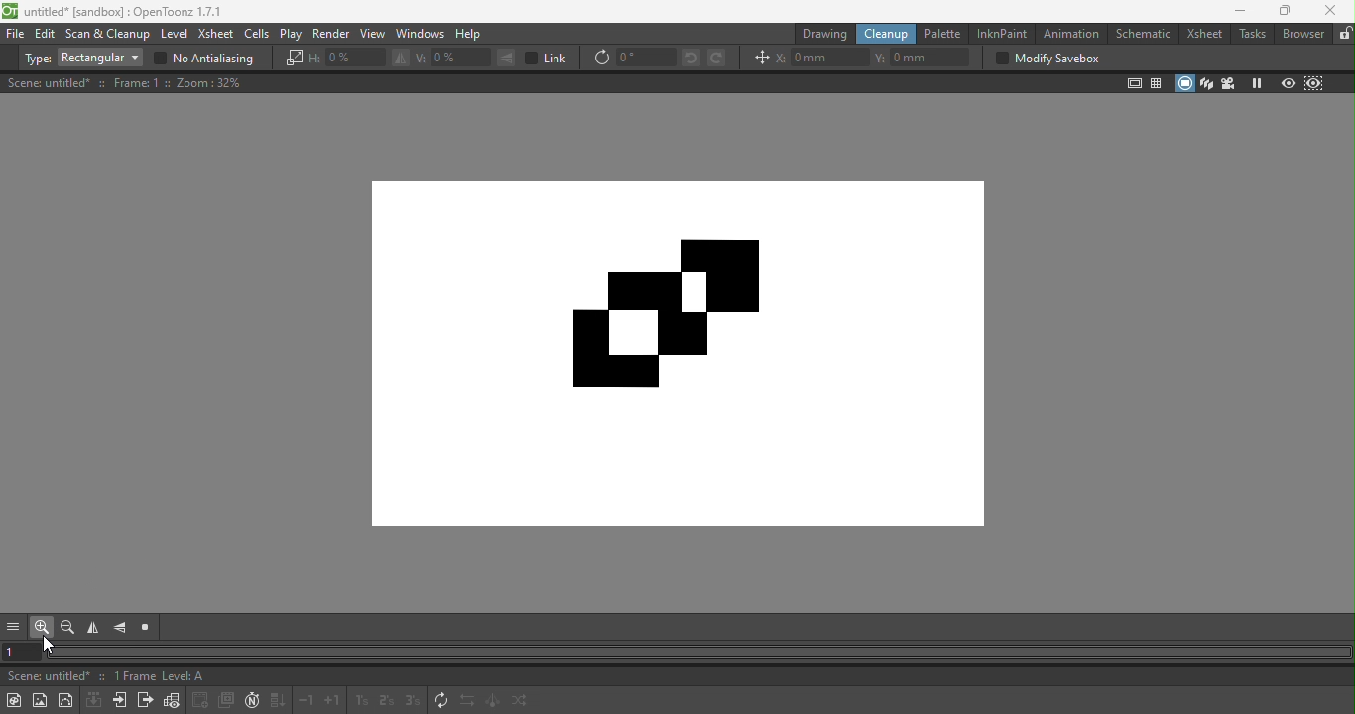  I want to click on Rotation, so click(633, 59).